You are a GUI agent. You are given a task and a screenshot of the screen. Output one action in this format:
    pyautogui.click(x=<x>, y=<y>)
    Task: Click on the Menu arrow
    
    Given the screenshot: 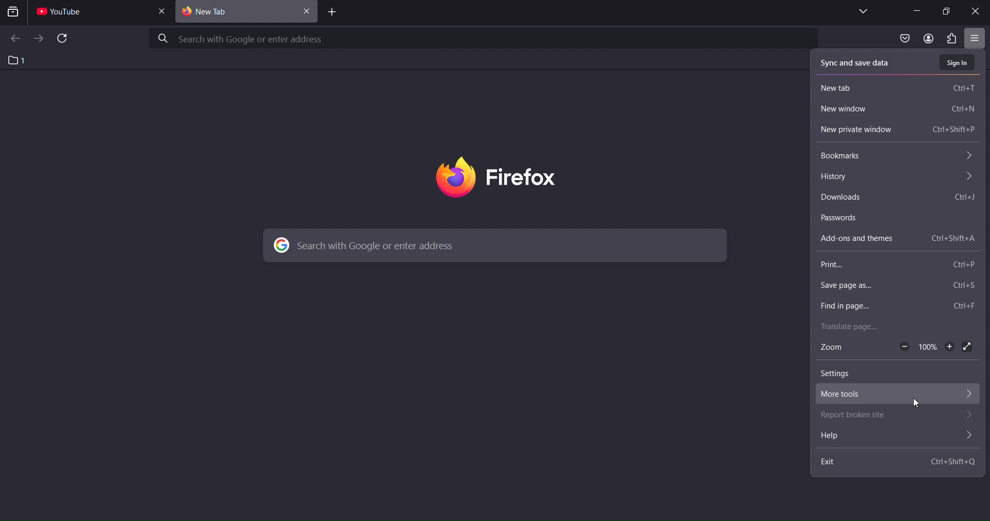 What is the action you would take?
    pyautogui.click(x=968, y=394)
    